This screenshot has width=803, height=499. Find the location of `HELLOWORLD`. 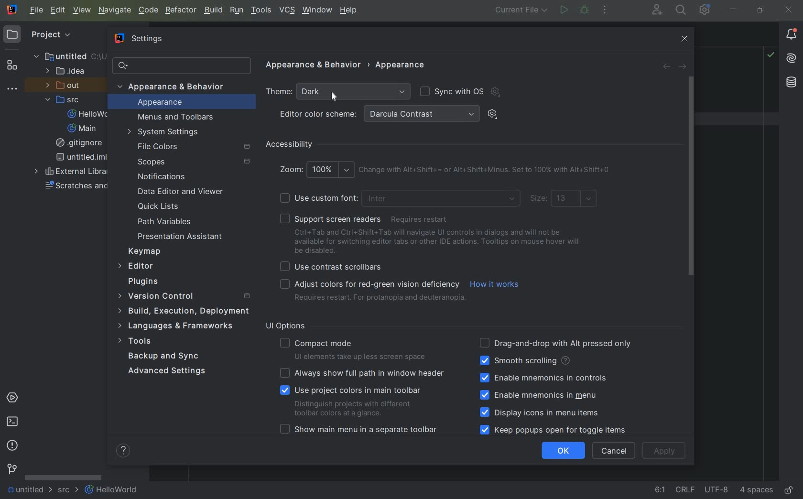

HELLOWORLD is located at coordinates (91, 114).